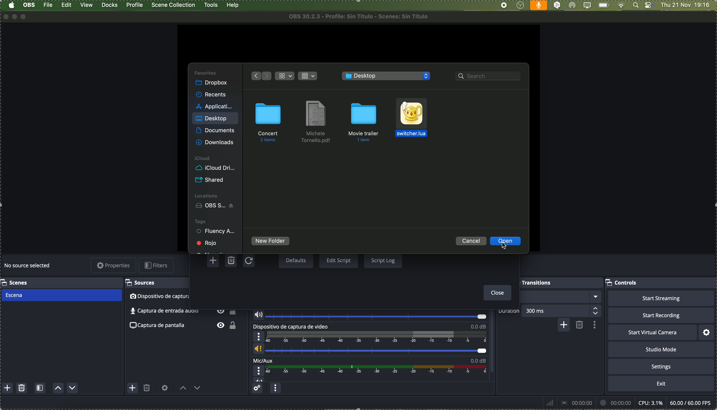  I want to click on scroll bar, so click(494, 343).